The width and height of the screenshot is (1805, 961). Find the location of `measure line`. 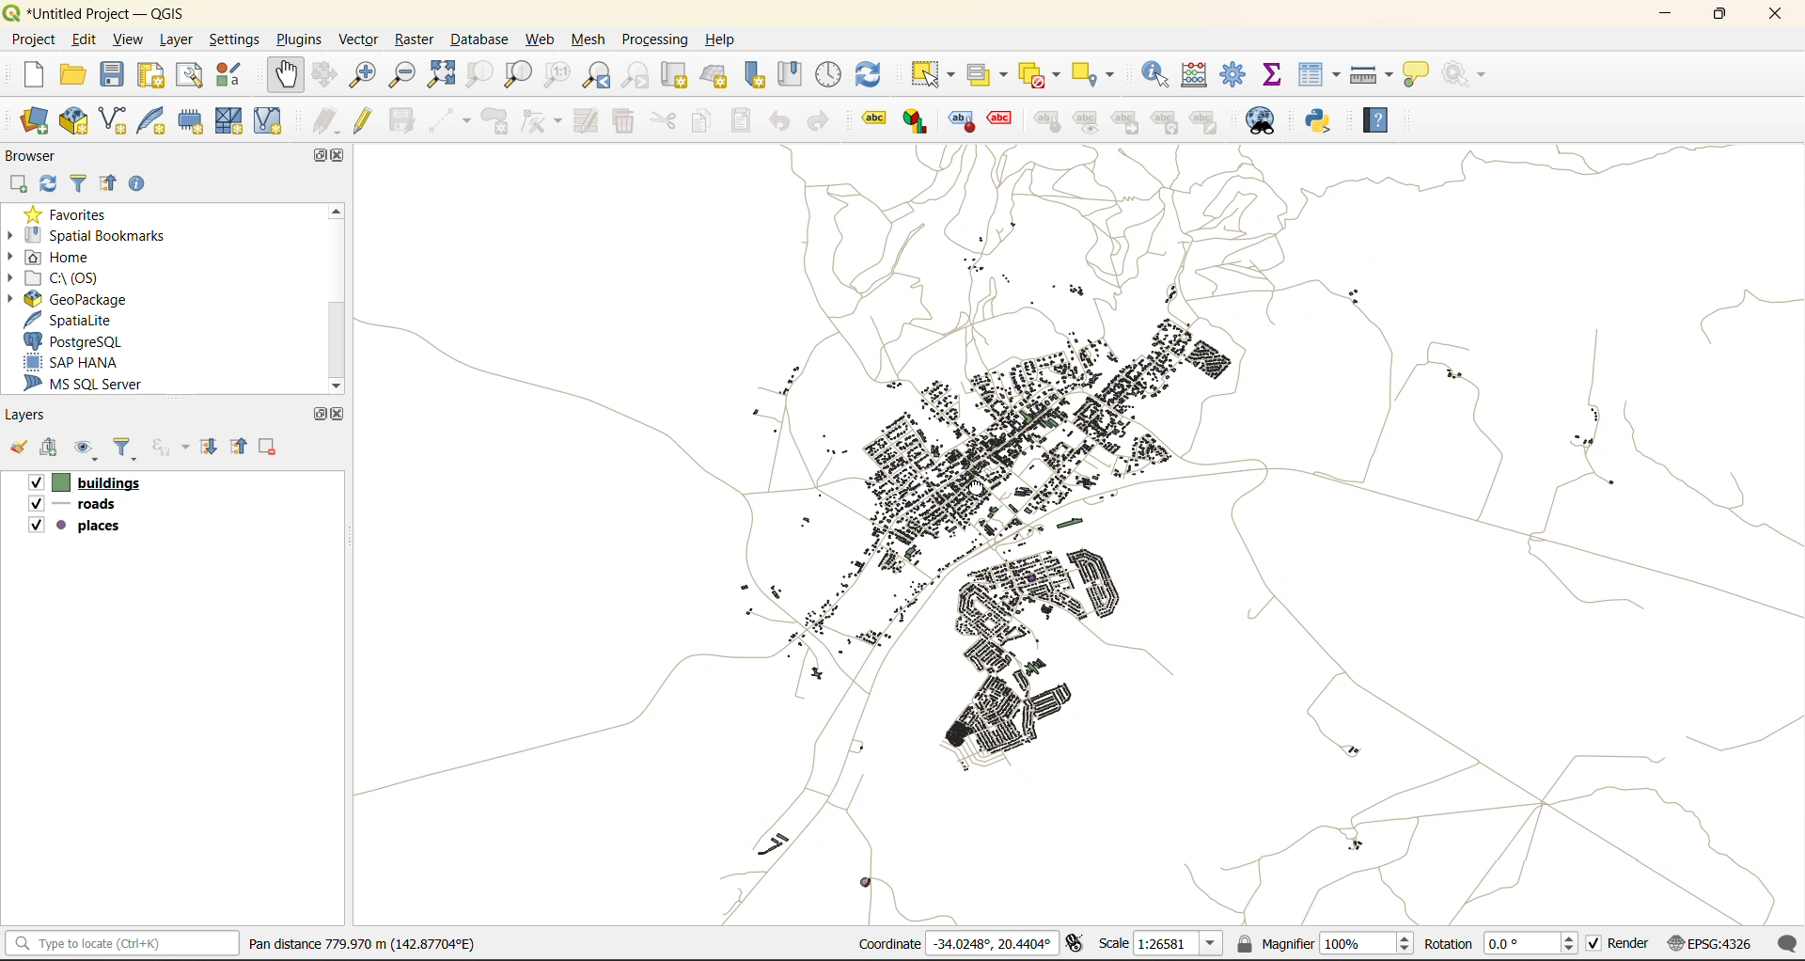

measure line is located at coordinates (1373, 75).